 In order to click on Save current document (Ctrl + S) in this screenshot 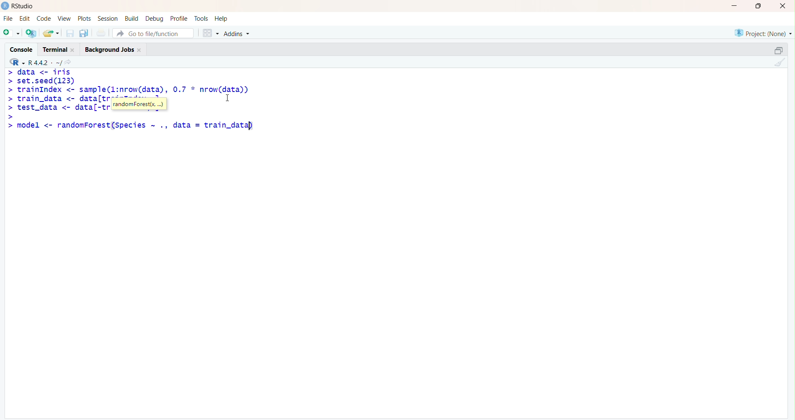, I will do `click(69, 34)`.